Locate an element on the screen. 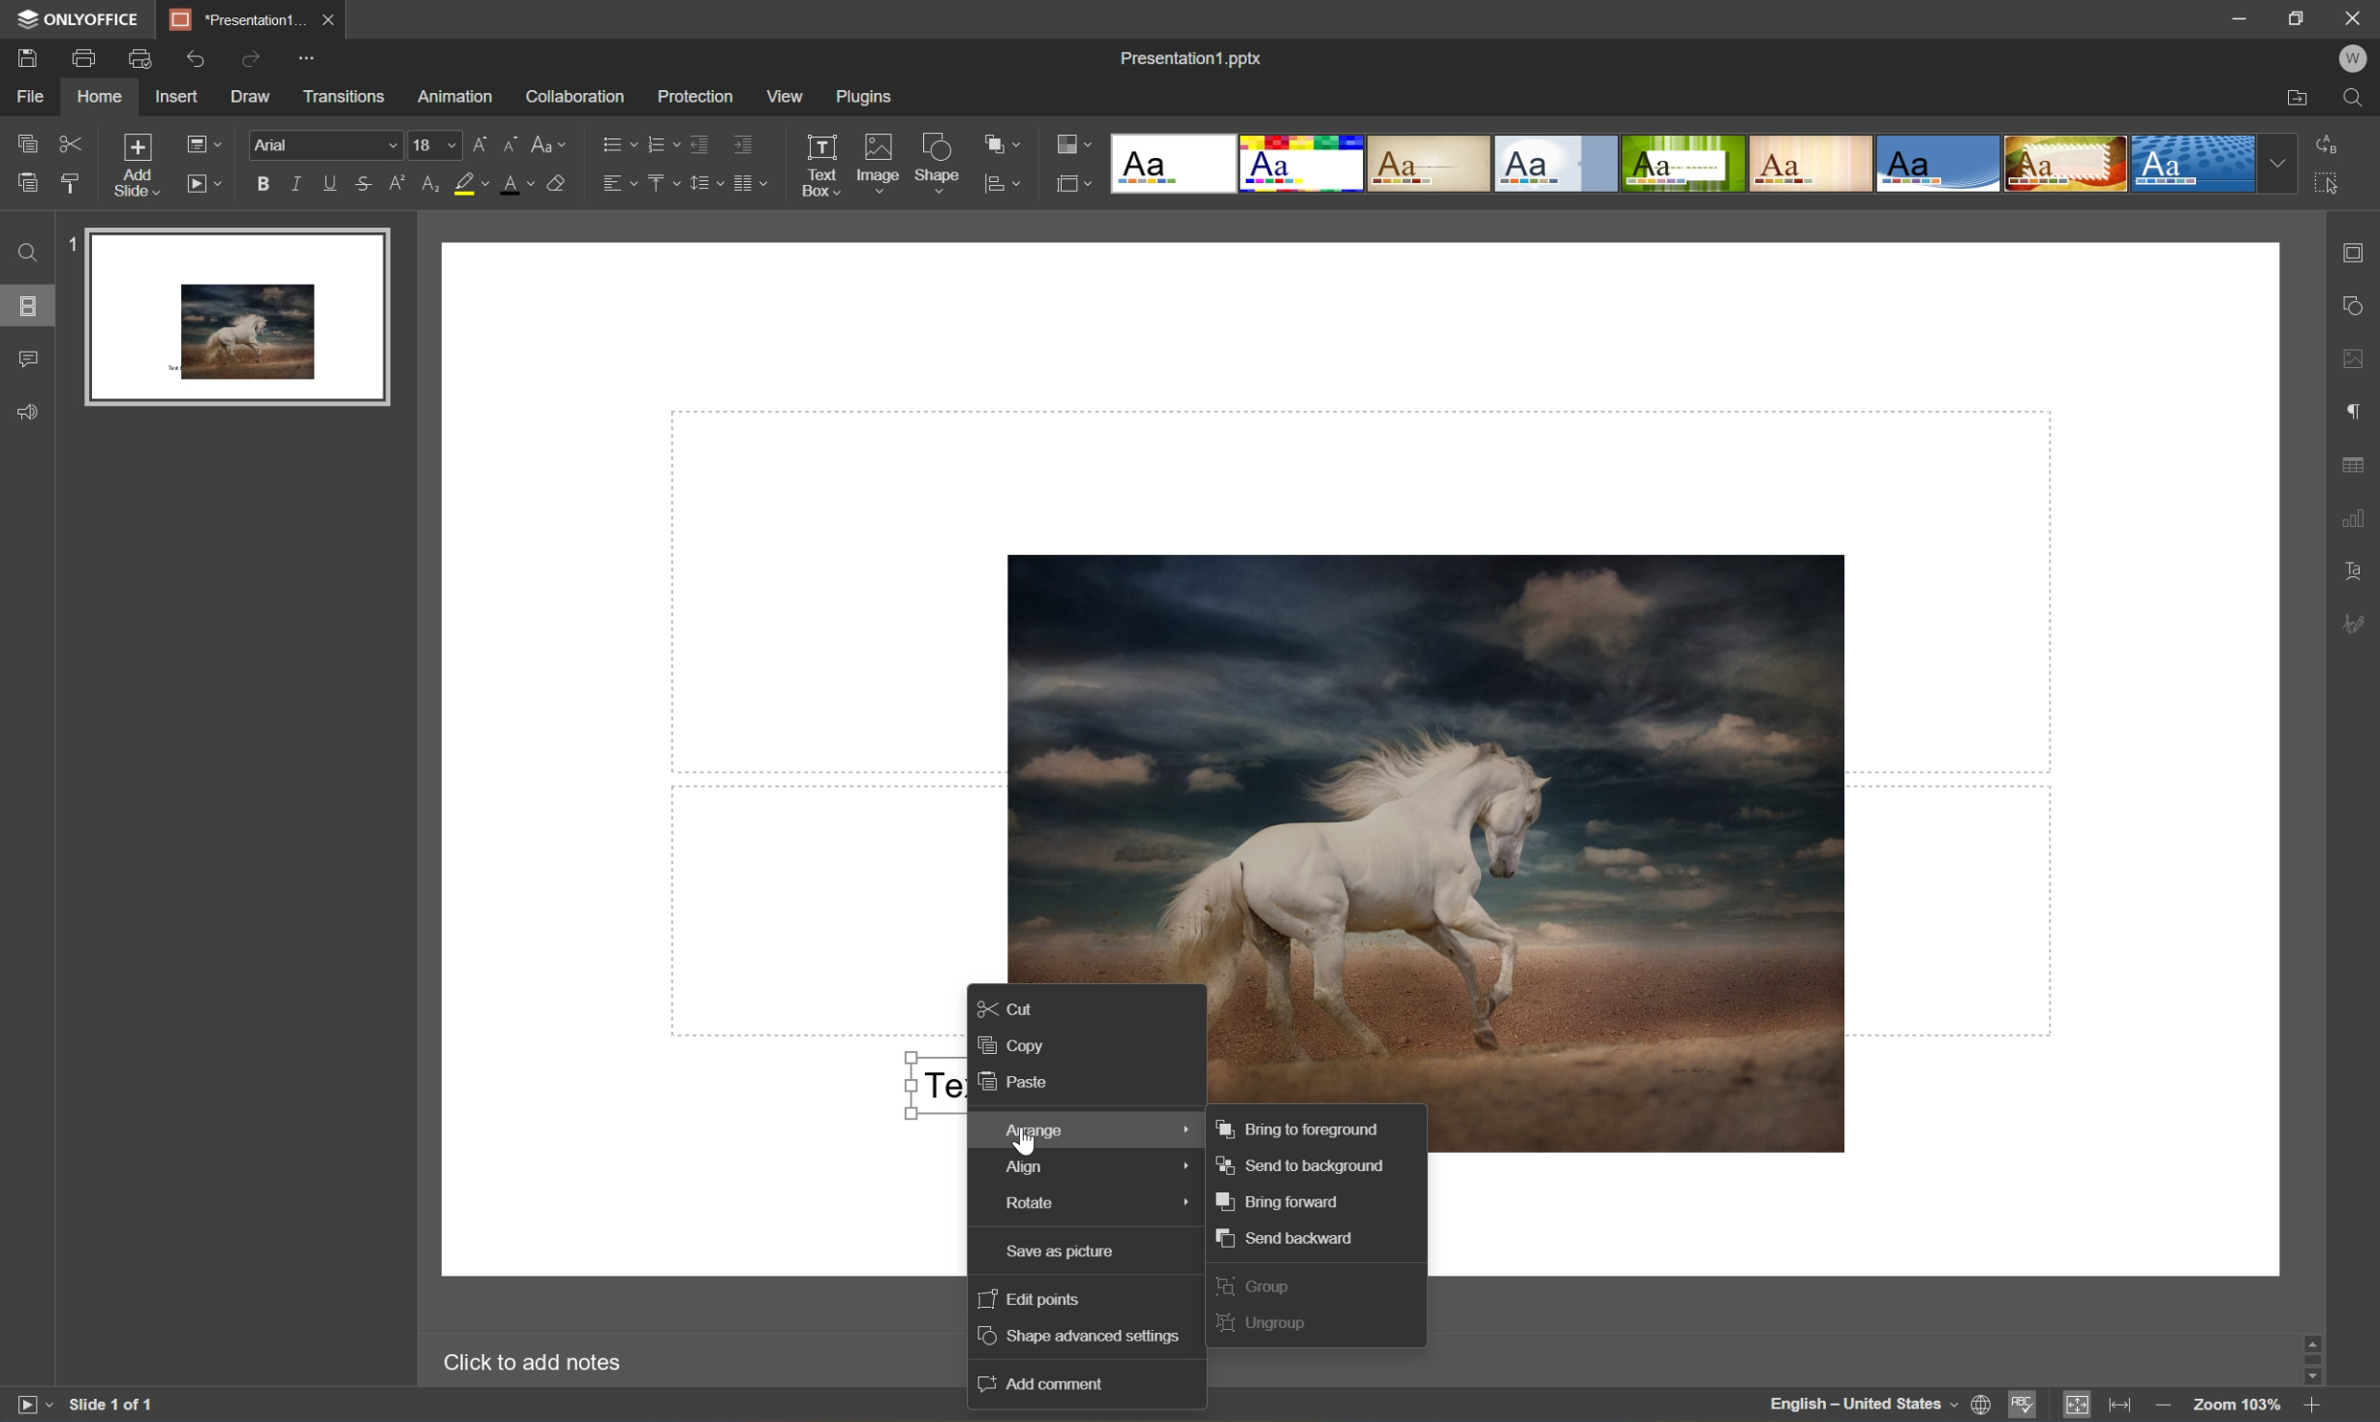 The image size is (2380, 1422). Edit points is located at coordinates (1029, 1299).